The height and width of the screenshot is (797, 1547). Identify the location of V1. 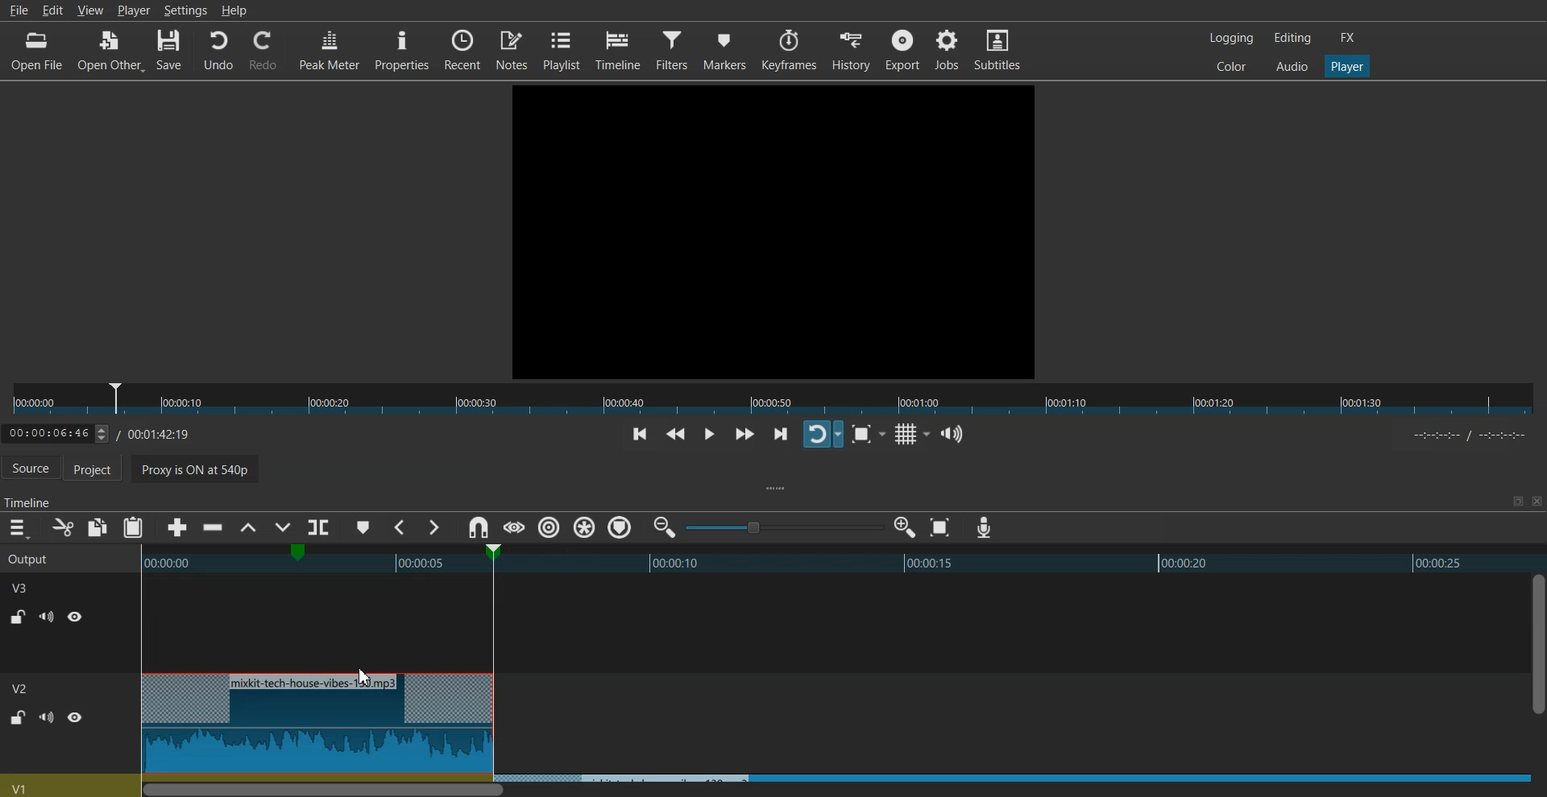
(22, 688).